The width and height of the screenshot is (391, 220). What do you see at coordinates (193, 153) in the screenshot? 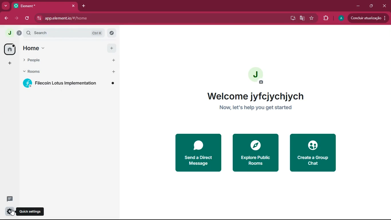
I see `send ` at bounding box center [193, 153].